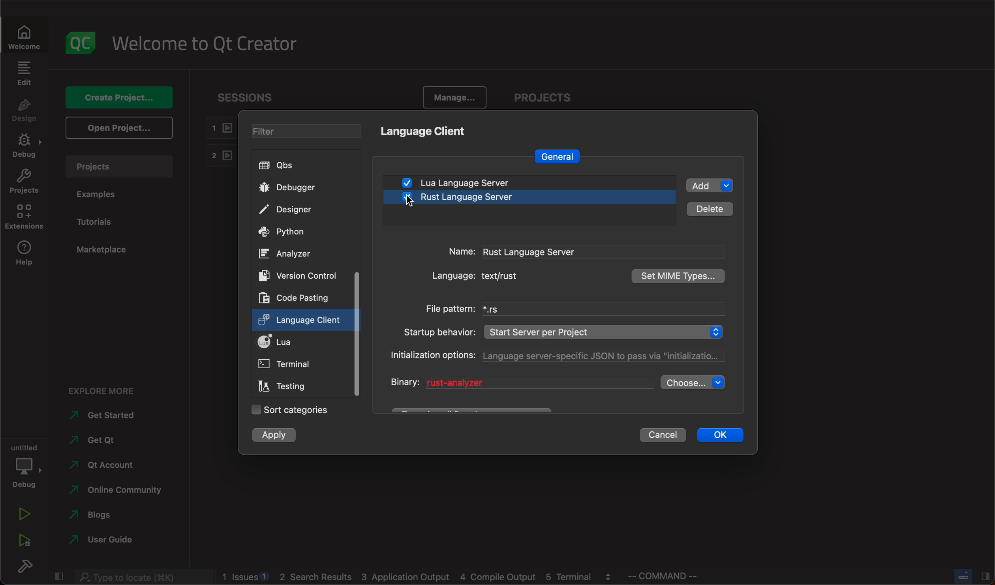  Describe the element at coordinates (358, 334) in the screenshot. I see `scroll bar` at that location.